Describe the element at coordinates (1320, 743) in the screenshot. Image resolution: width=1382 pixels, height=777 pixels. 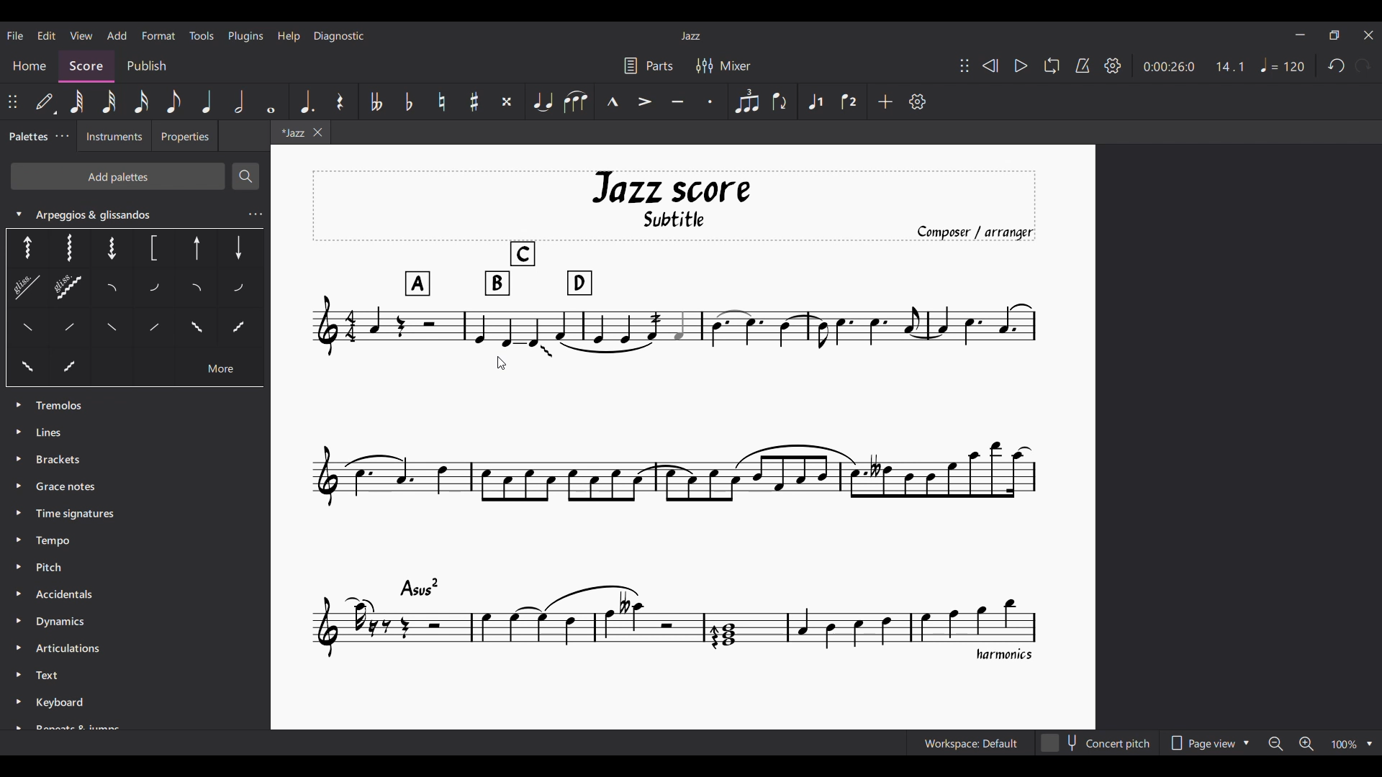
I see `Zoom options` at that location.